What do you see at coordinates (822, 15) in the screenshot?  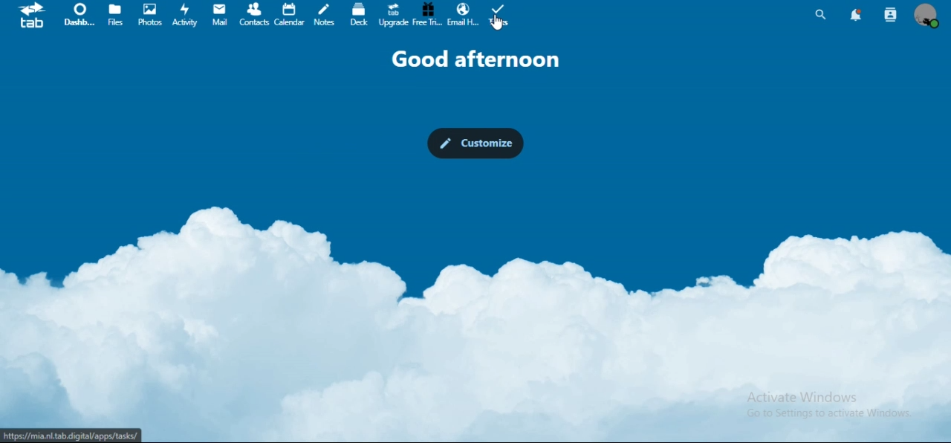 I see `search` at bounding box center [822, 15].